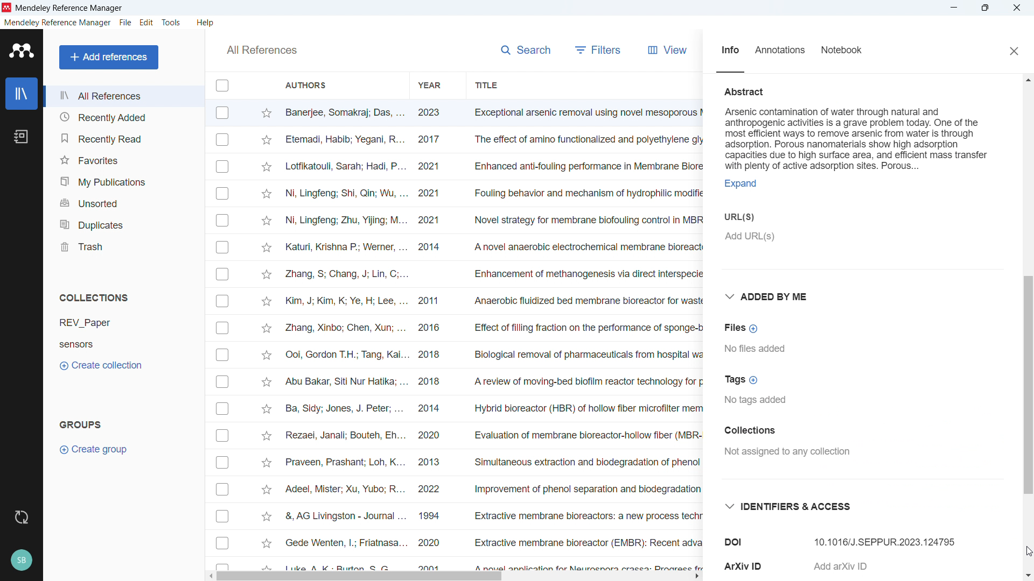  I want to click on ar xiv id, so click(746, 564).